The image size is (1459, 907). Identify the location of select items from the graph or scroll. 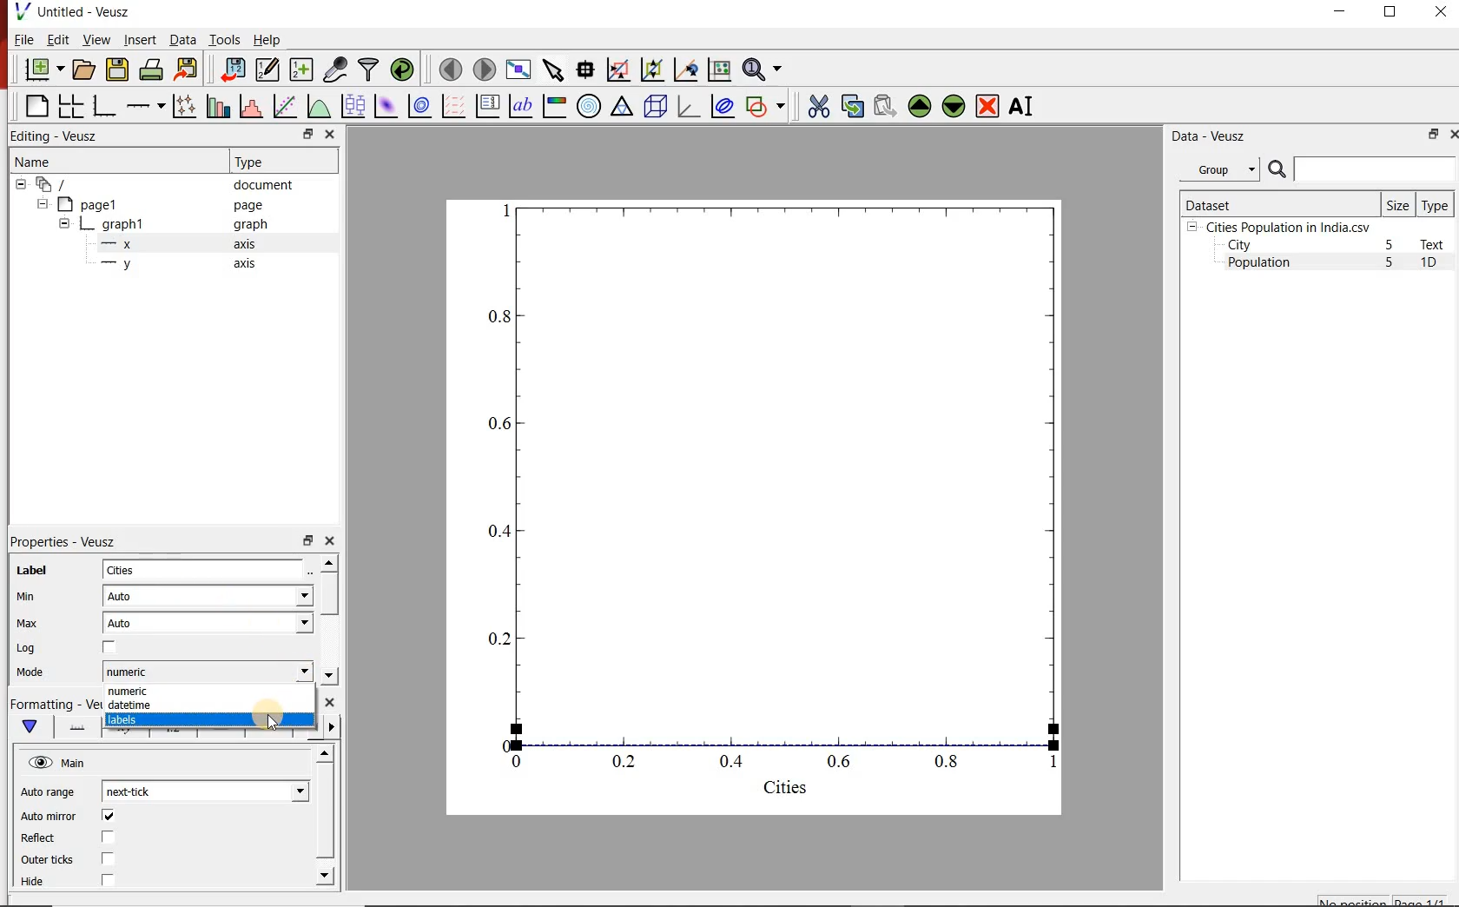
(552, 69).